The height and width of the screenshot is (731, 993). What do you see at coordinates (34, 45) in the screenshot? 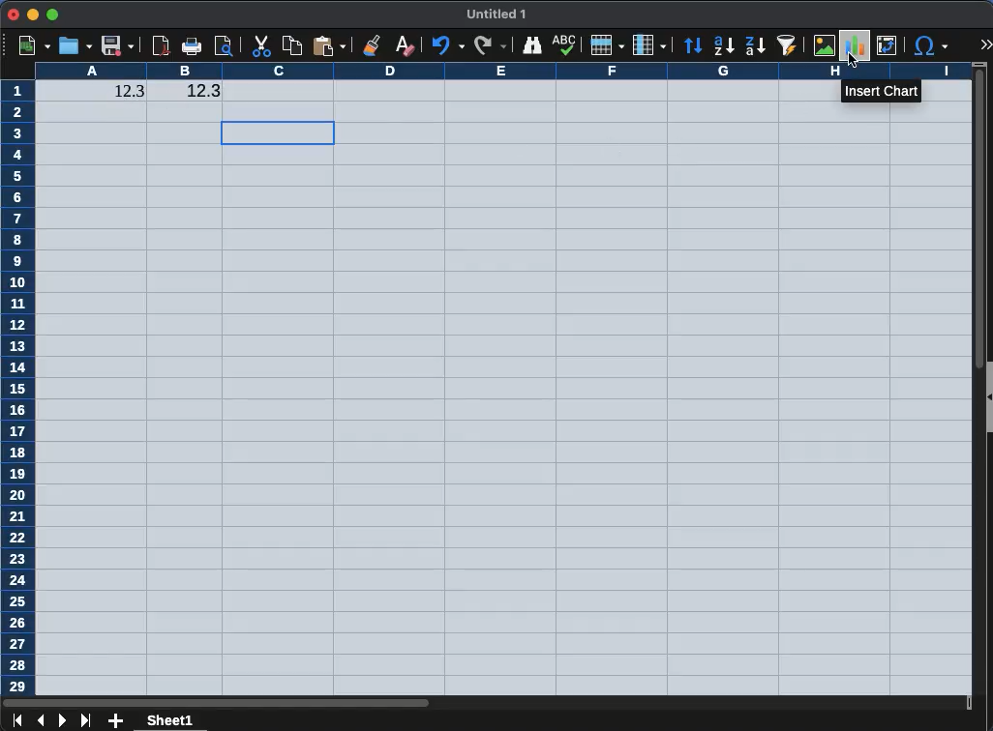
I see `new` at bounding box center [34, 45].